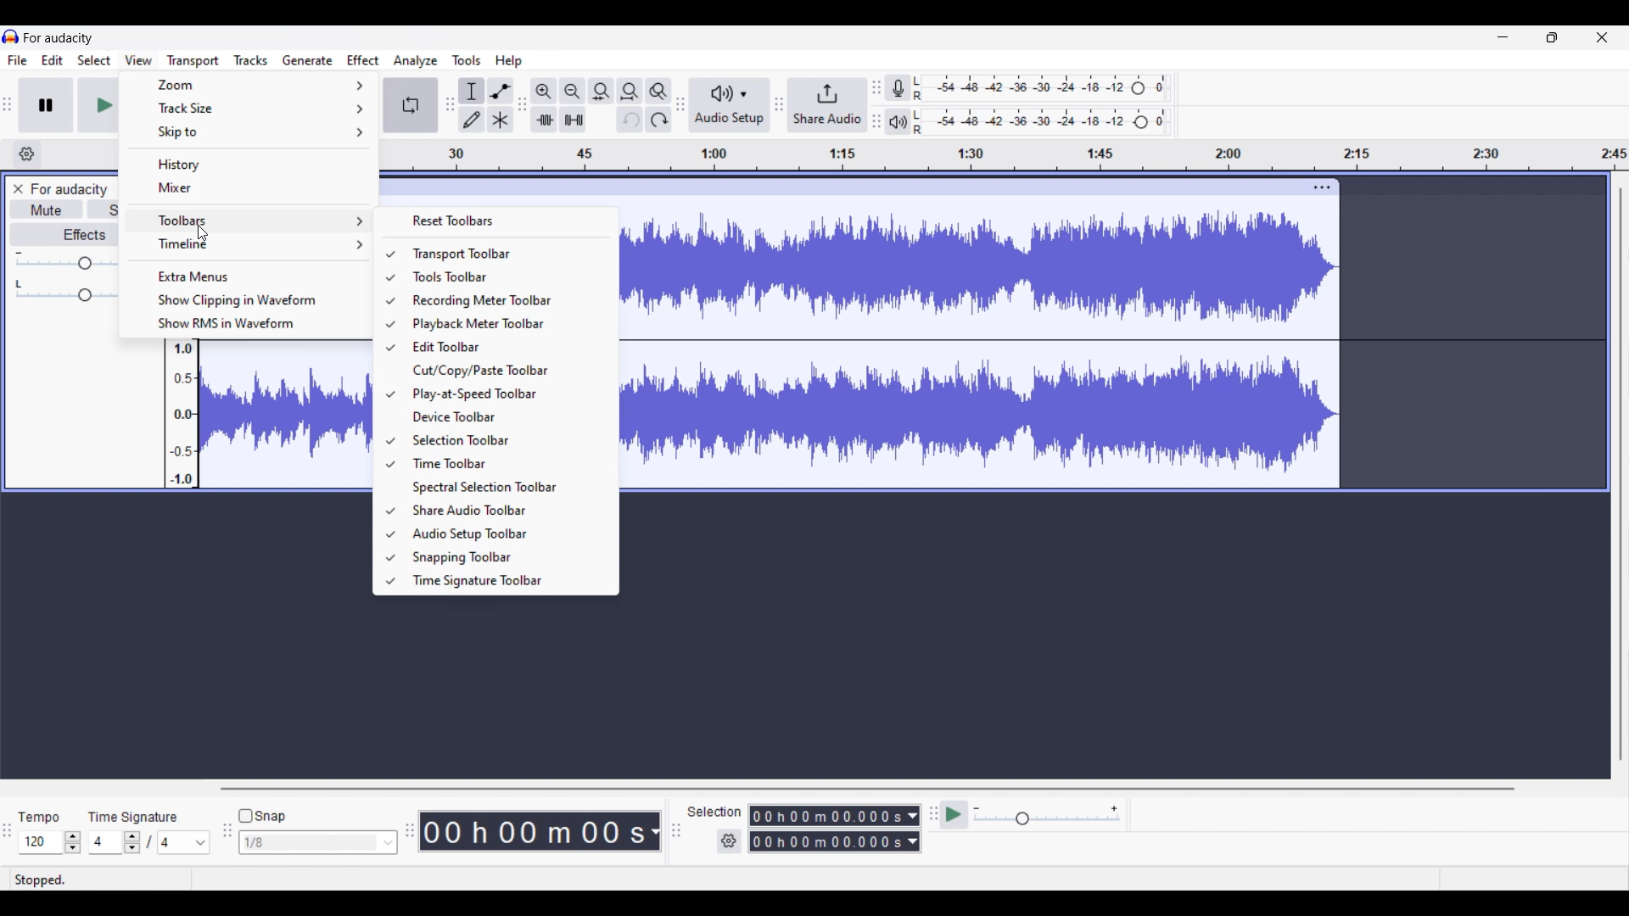 The image size is (1629, 916). I want to click on Time toolbar, so click(505, 463).